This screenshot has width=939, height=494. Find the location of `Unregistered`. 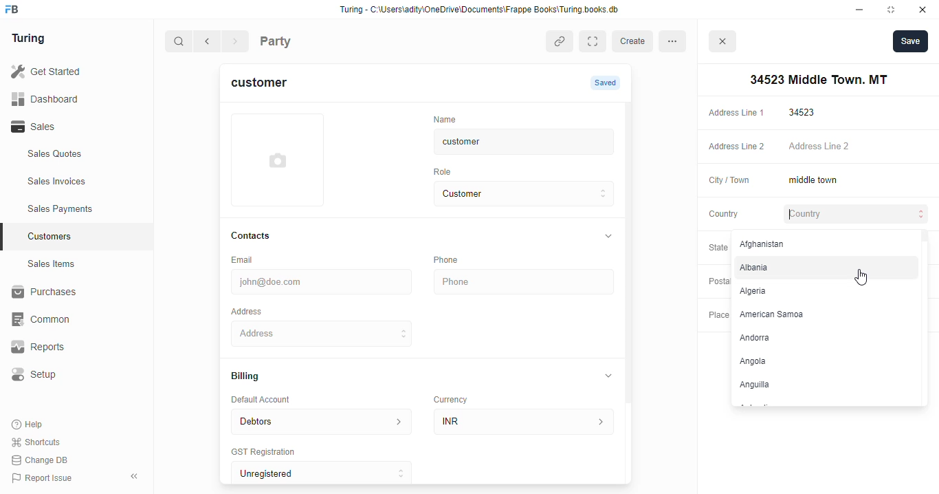

Unregistered is located at coordinates (328, 473).